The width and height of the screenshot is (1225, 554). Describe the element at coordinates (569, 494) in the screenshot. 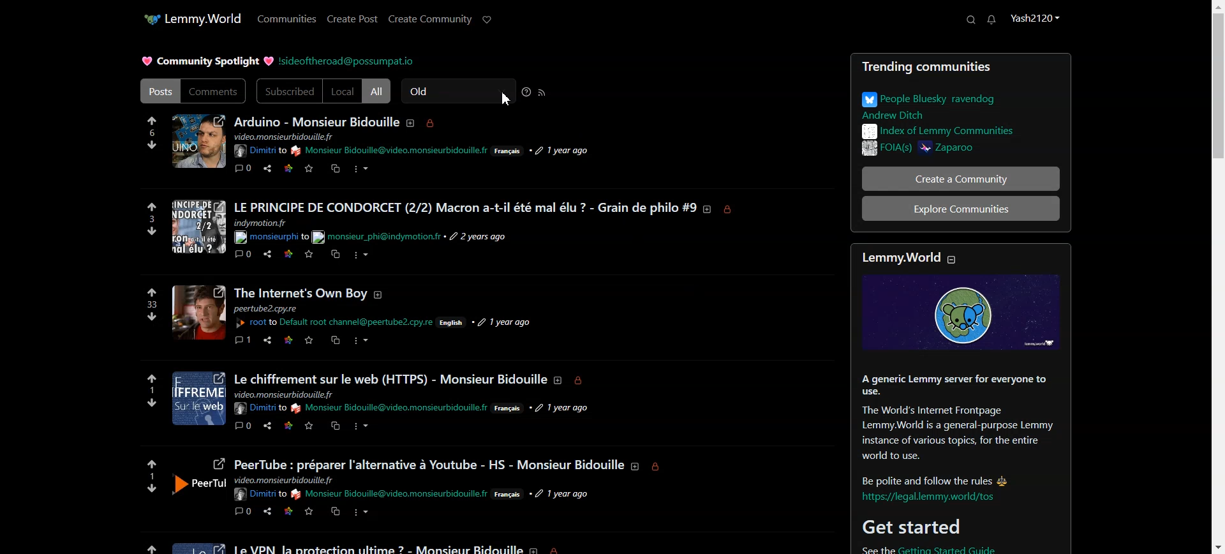

I see `` at that location.